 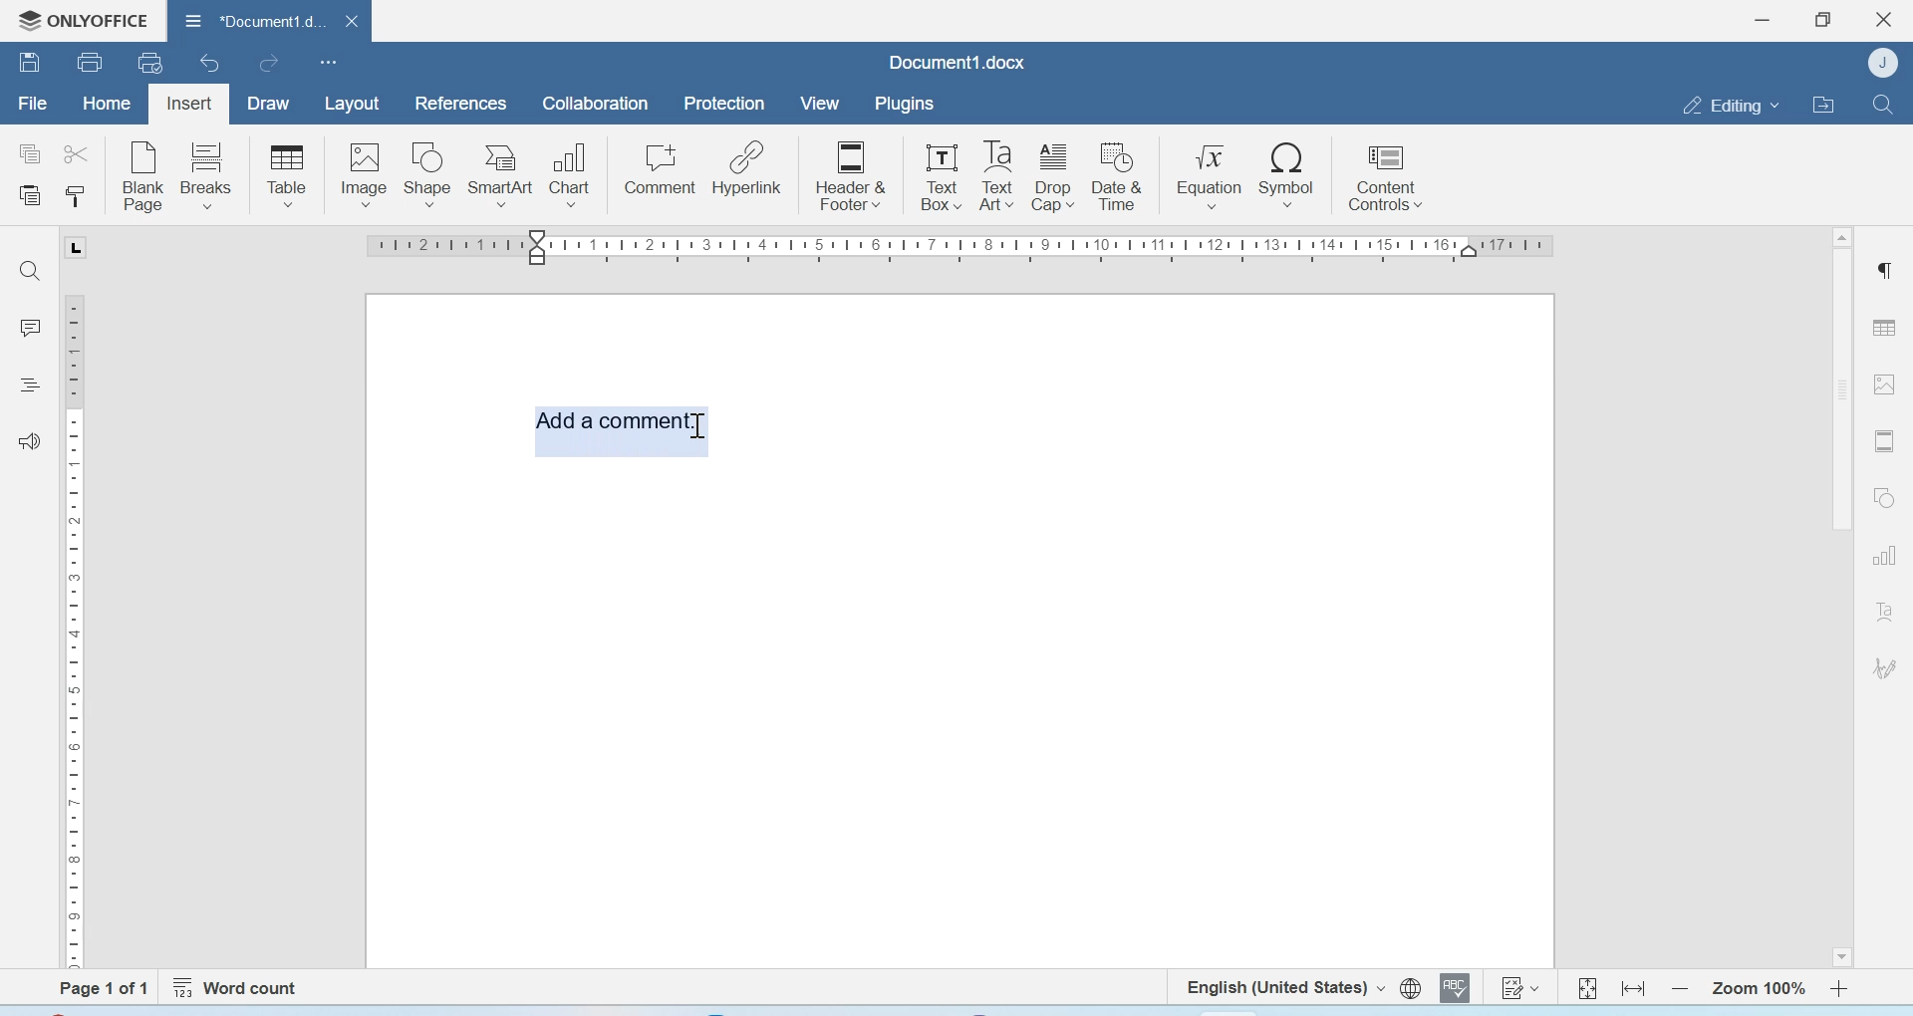 What do you see at coordinates (1840, 988) in the screenshot?
I see `Zoom in` at bounding box center [1840, 988].